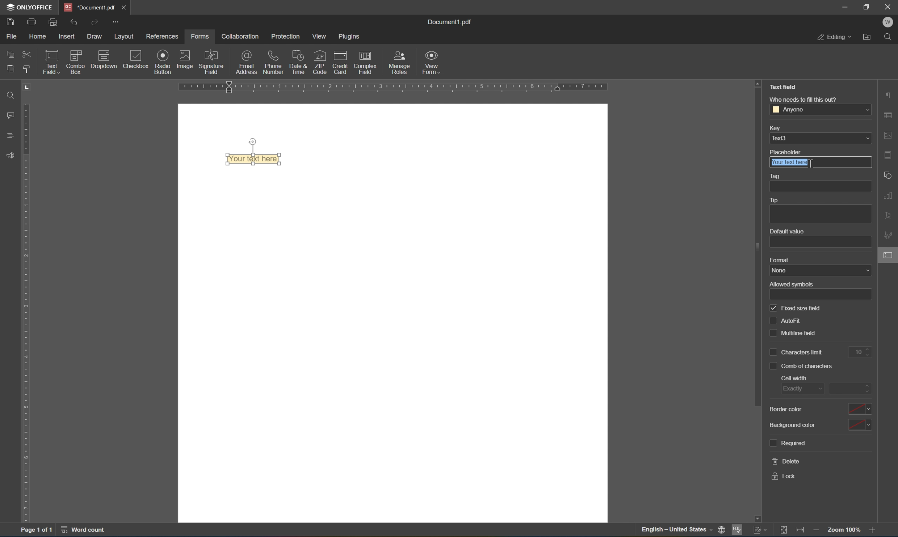  What do you see at coordinates (822, 139) in the screenshot?
I see `text3` at bounding box center [822, 139].